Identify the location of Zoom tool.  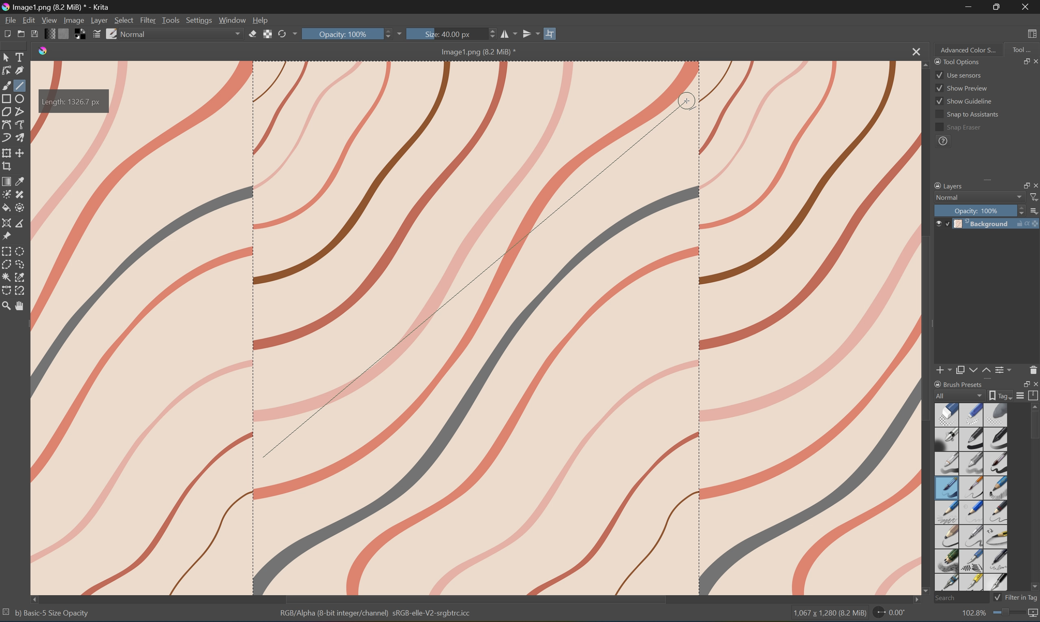
(7, 306).